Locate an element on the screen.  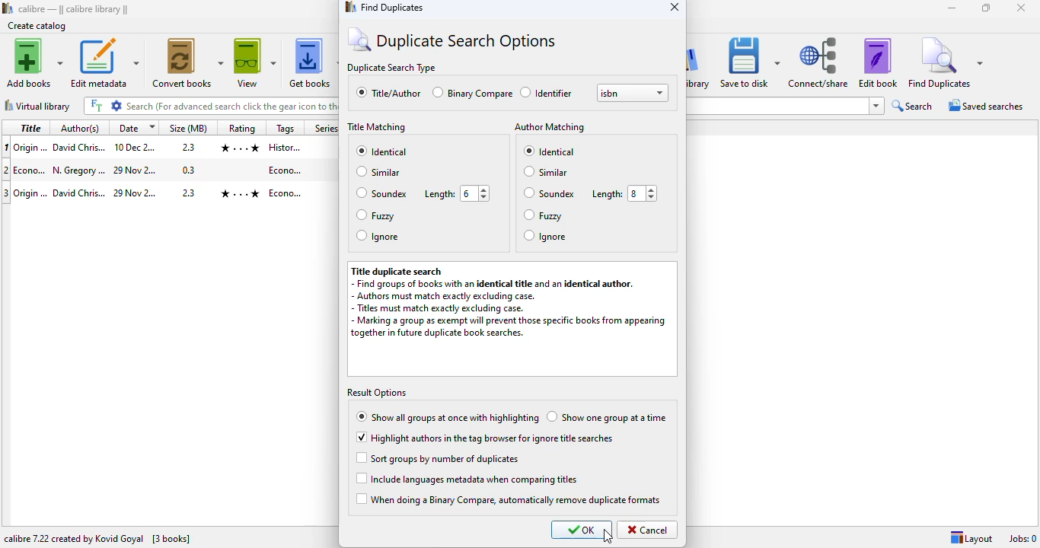
logo is located at coordinates (7, 8).